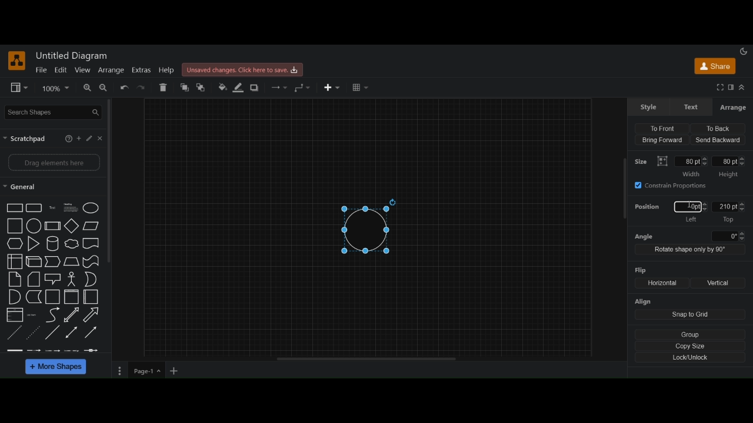 This screenshot has width=753, height=423. What do you see at coordinates (661, 141) in the screenshot?
I see `bring forward` at bounding box center [661, 141].